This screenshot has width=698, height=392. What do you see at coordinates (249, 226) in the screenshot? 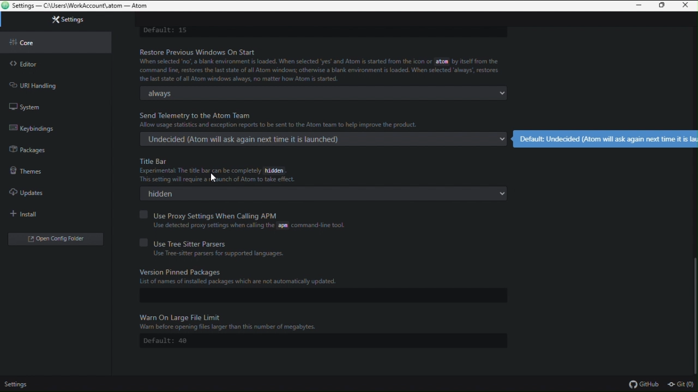
I see `Use detected proxy settings when calling the apm command-line tool.` at bounding box center [249, 226].